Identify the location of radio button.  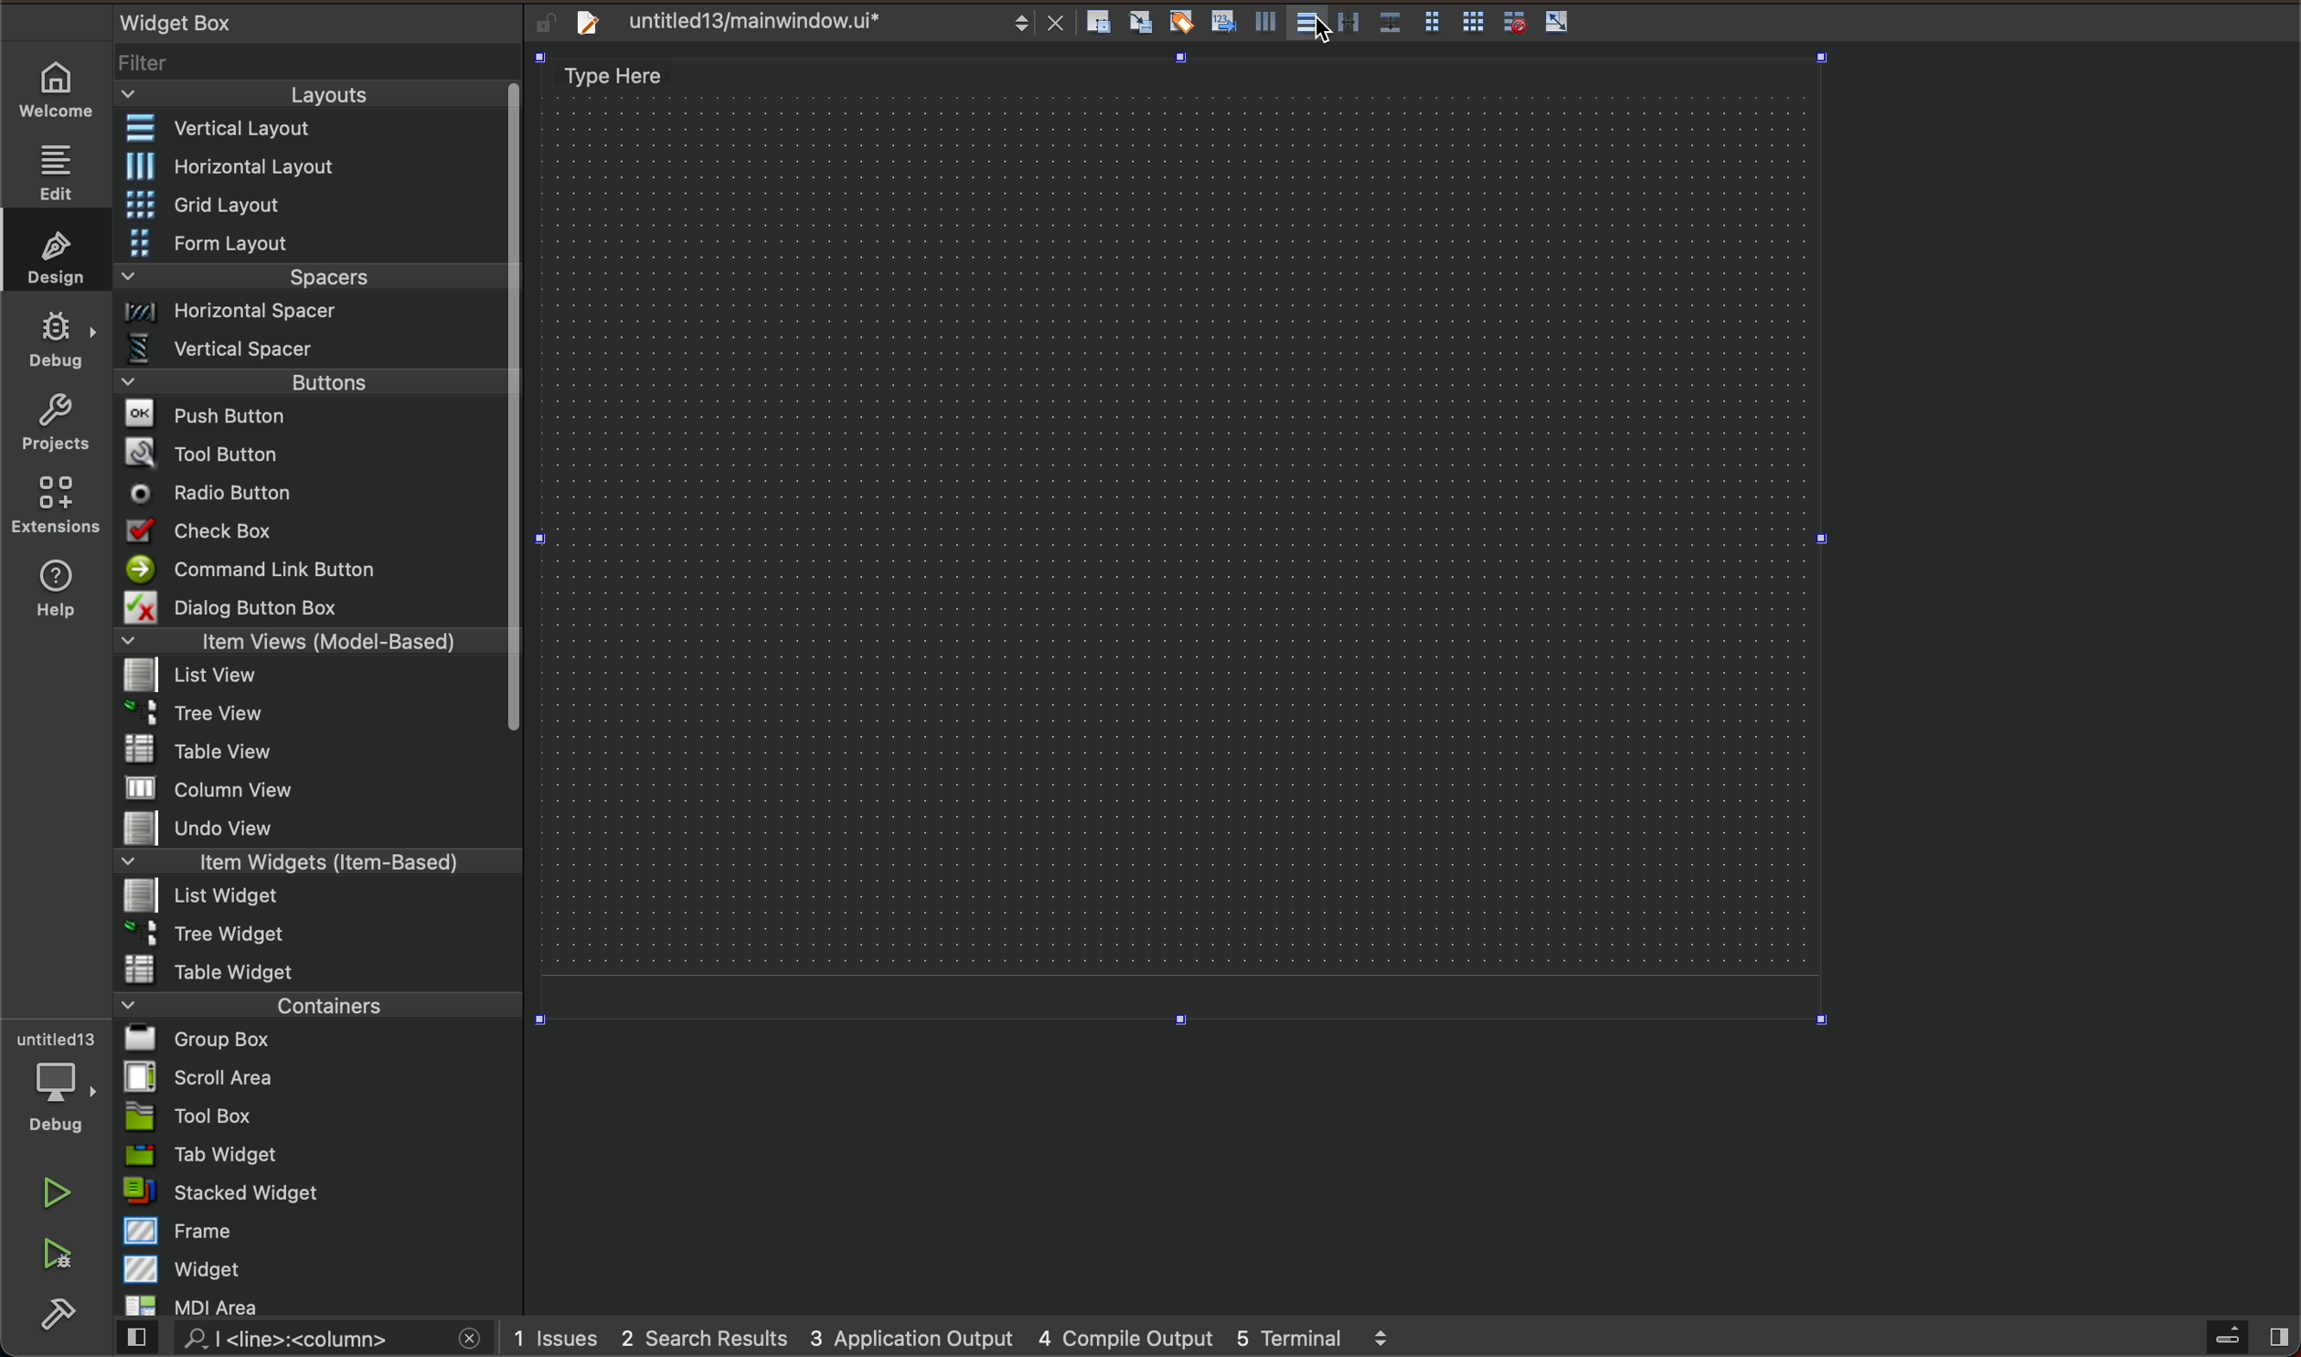
(309, 491).